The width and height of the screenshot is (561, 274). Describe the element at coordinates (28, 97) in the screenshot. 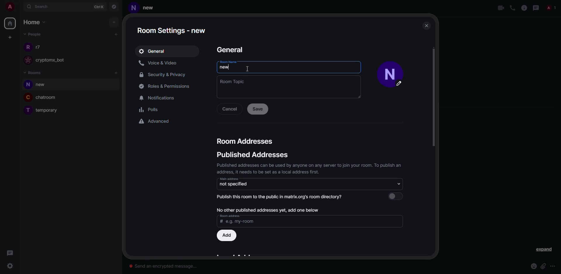

I see `profile image` at that location.